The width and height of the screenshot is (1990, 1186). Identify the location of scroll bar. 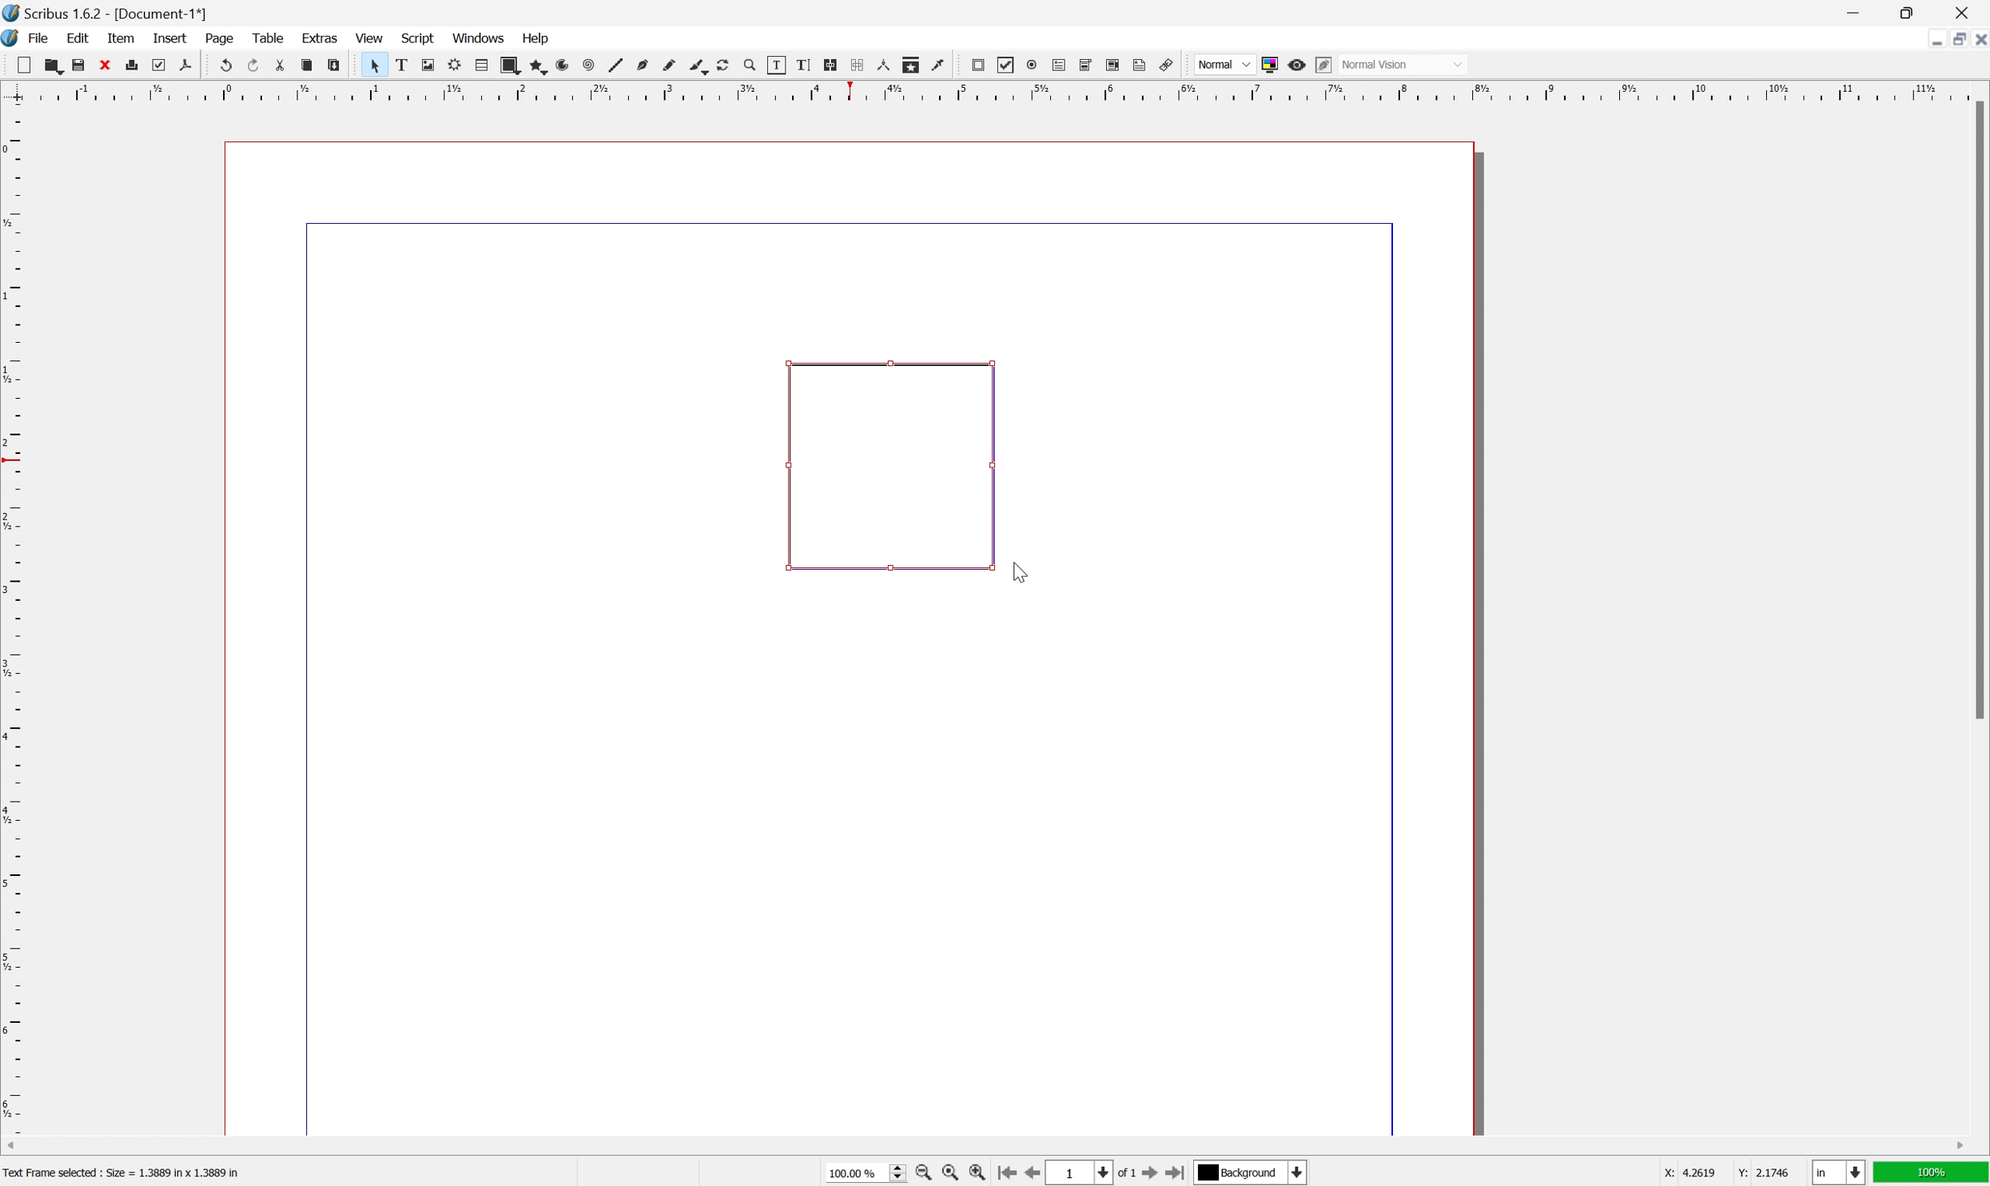
(1977, 409).